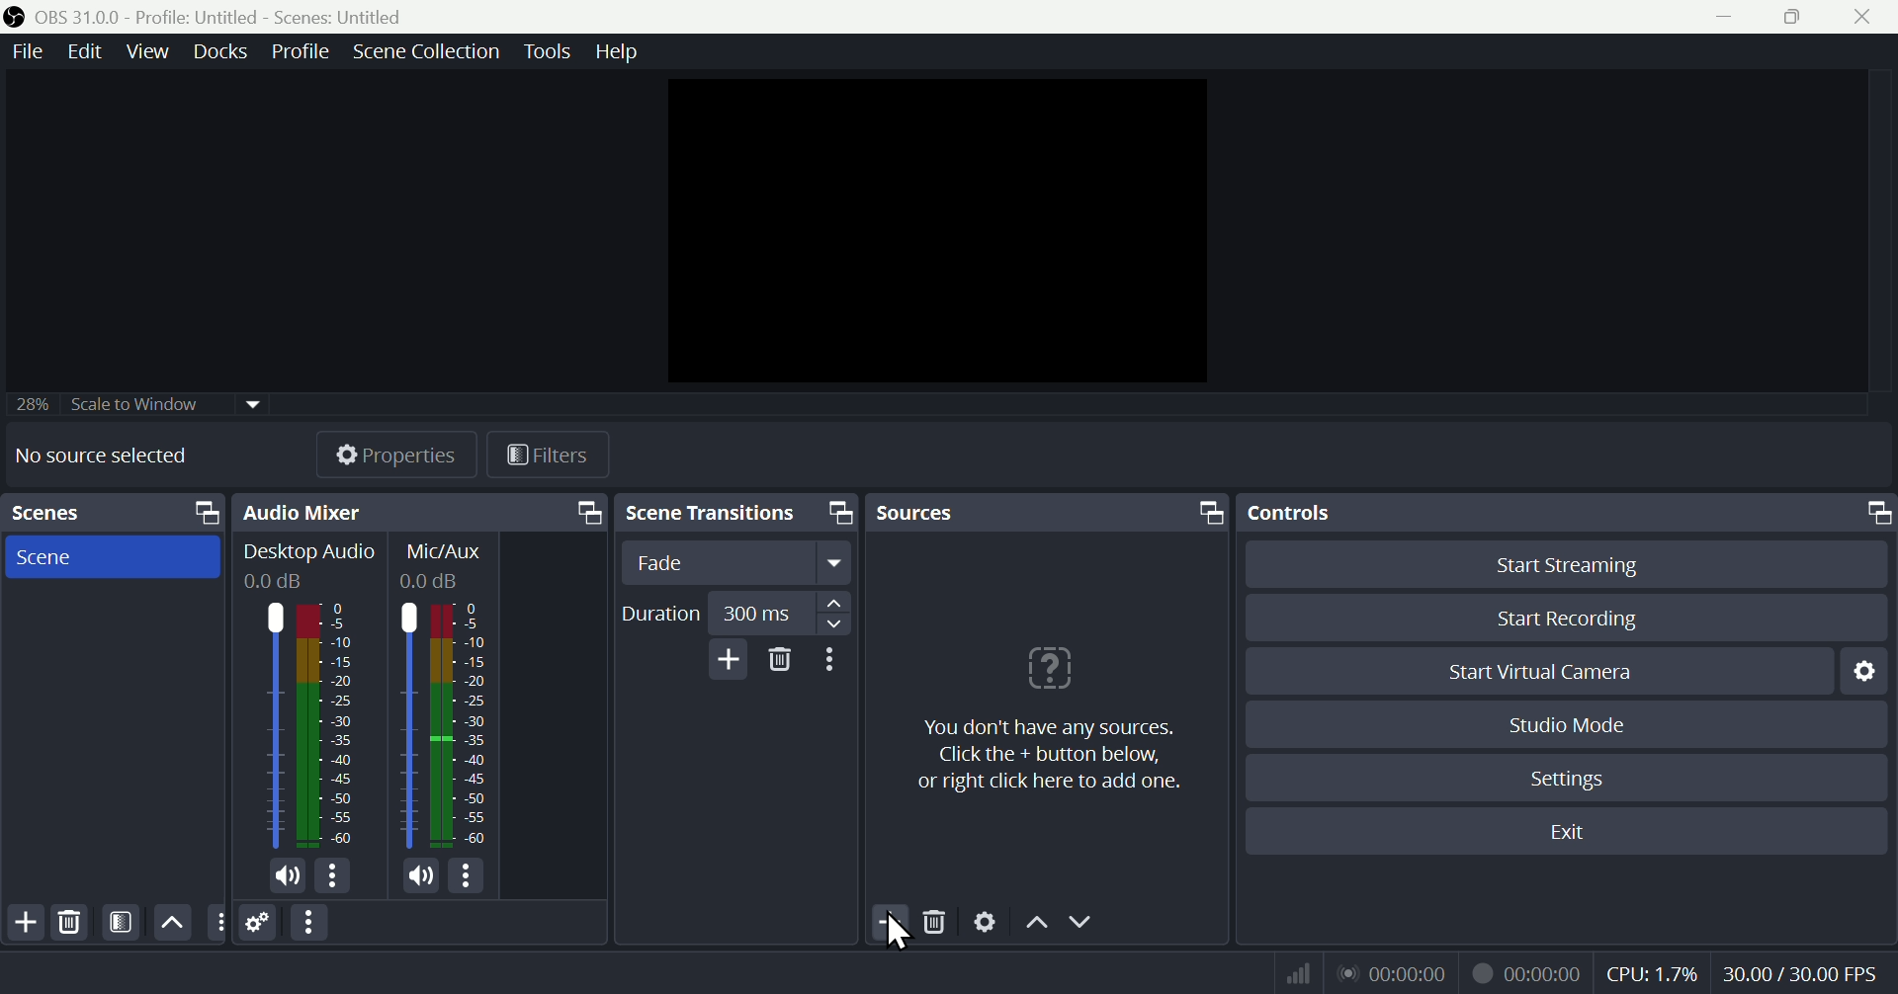 The image size is (1898, 994). Describe the element at coordinates (1035, 926) in the screenshot. I see `Up` at that location.